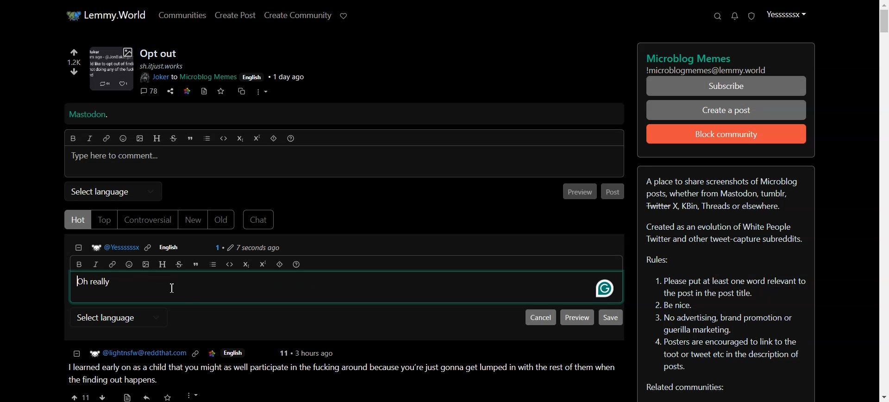  What do you see at coordinates (75, 62) in the screenshot?
I see `1.2k` at bounding box center [75, 62].